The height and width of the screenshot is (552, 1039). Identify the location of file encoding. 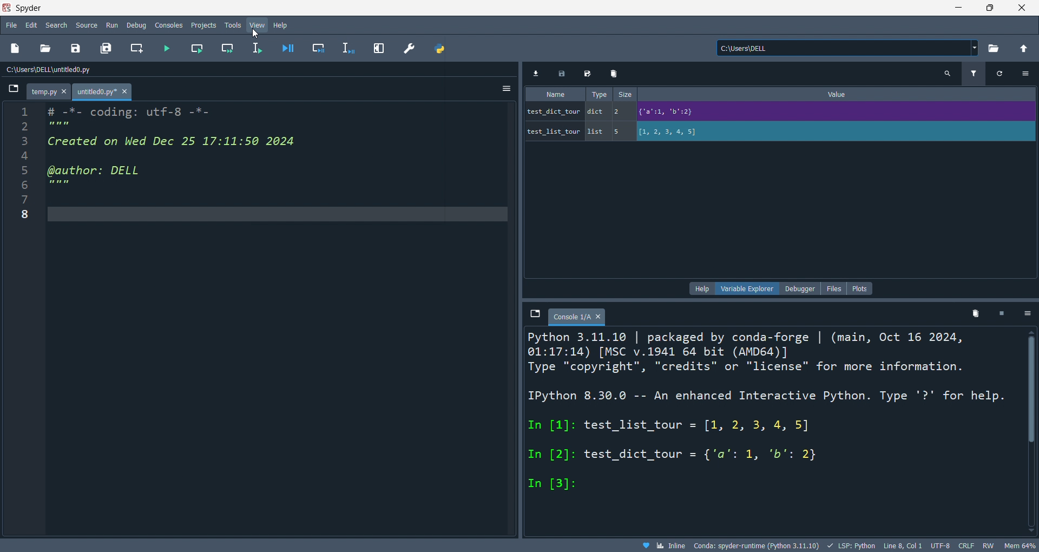
(939, 546).